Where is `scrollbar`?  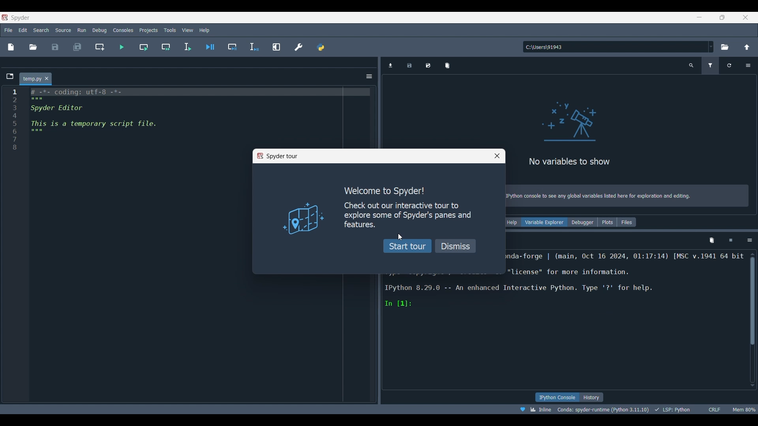 scrollbar is located at coordinates (753, 303).